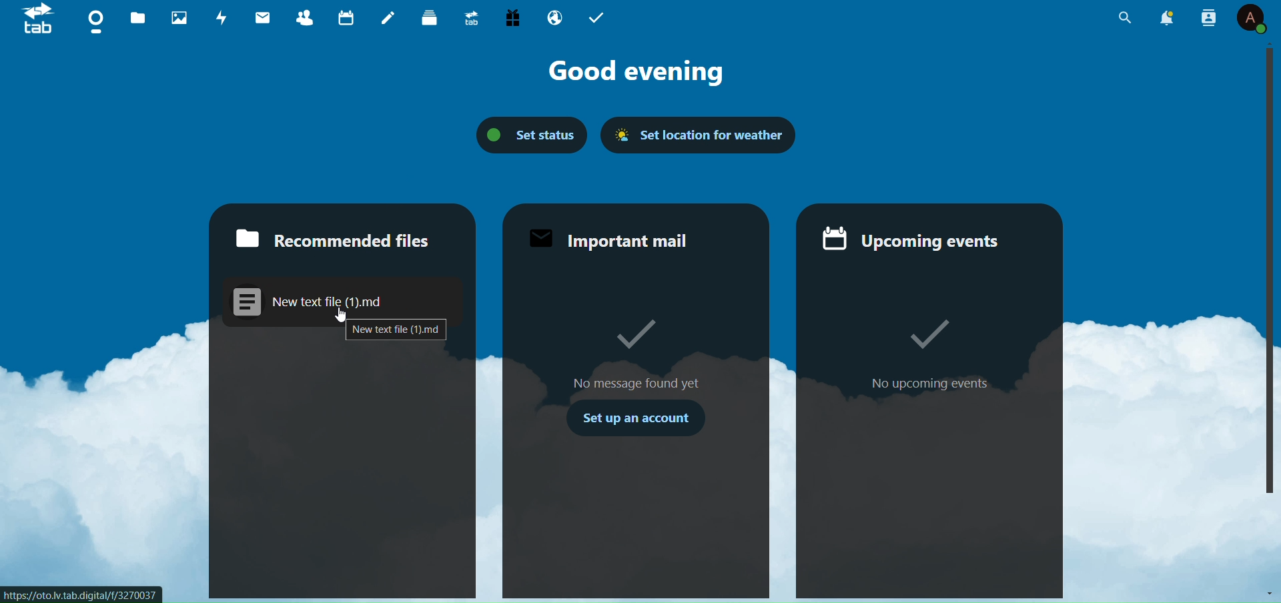 This screenshot has height=603, width=1281. I want to click on notification, so click(1169, 19).